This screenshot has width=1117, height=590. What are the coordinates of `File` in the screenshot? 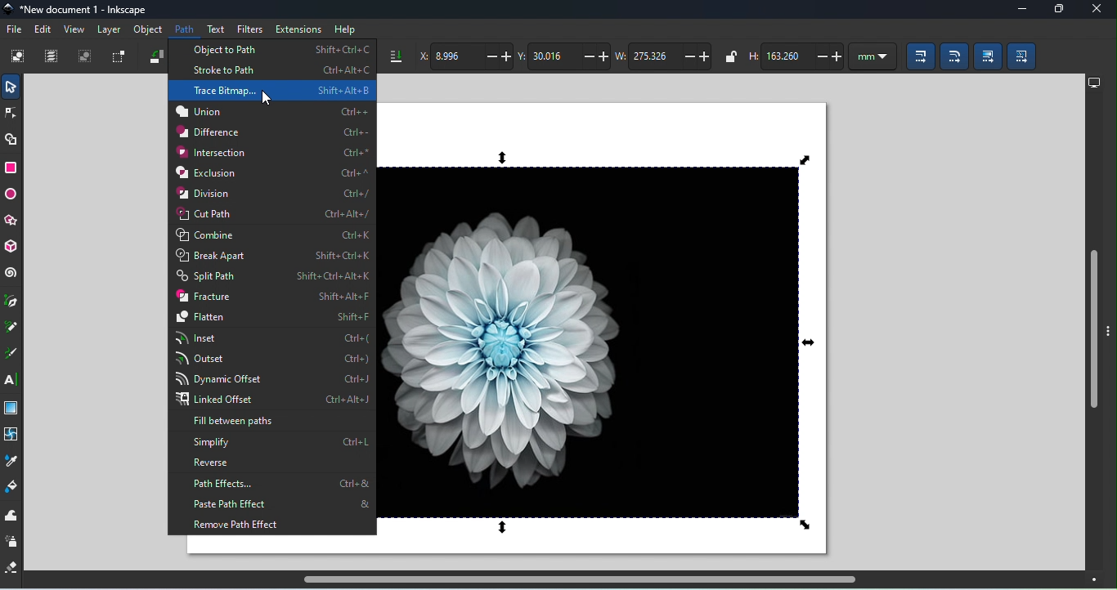 It's located at (14, 28).